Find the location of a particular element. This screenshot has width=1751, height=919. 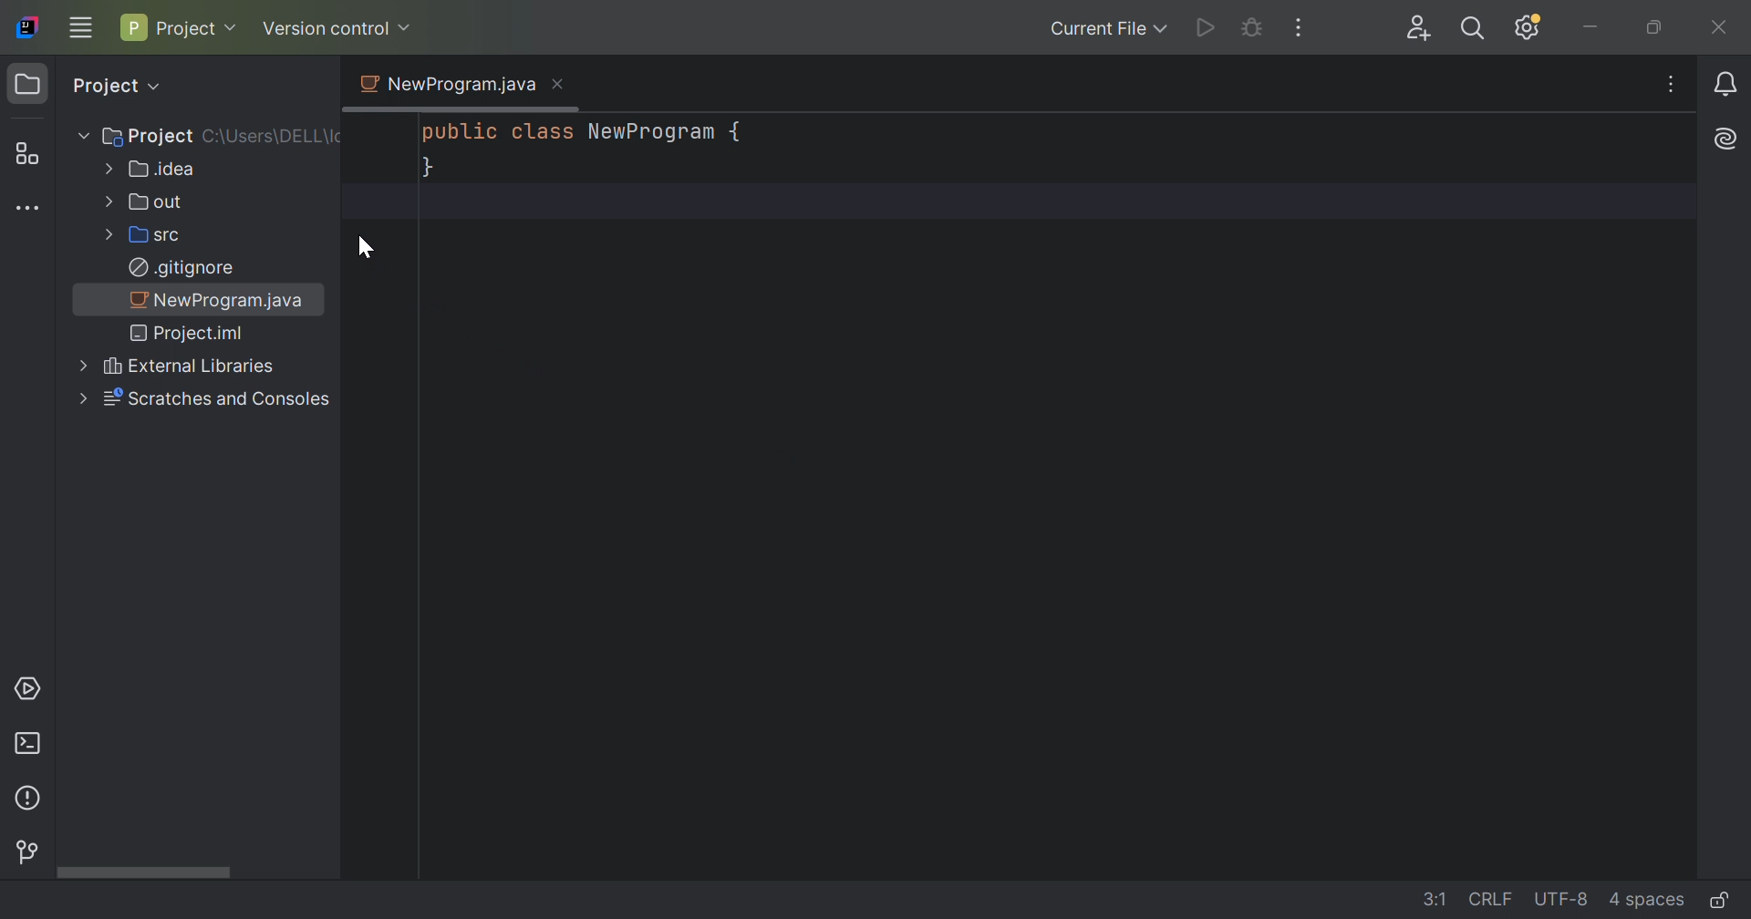

Drop Down is located at coordinates (108, 233).